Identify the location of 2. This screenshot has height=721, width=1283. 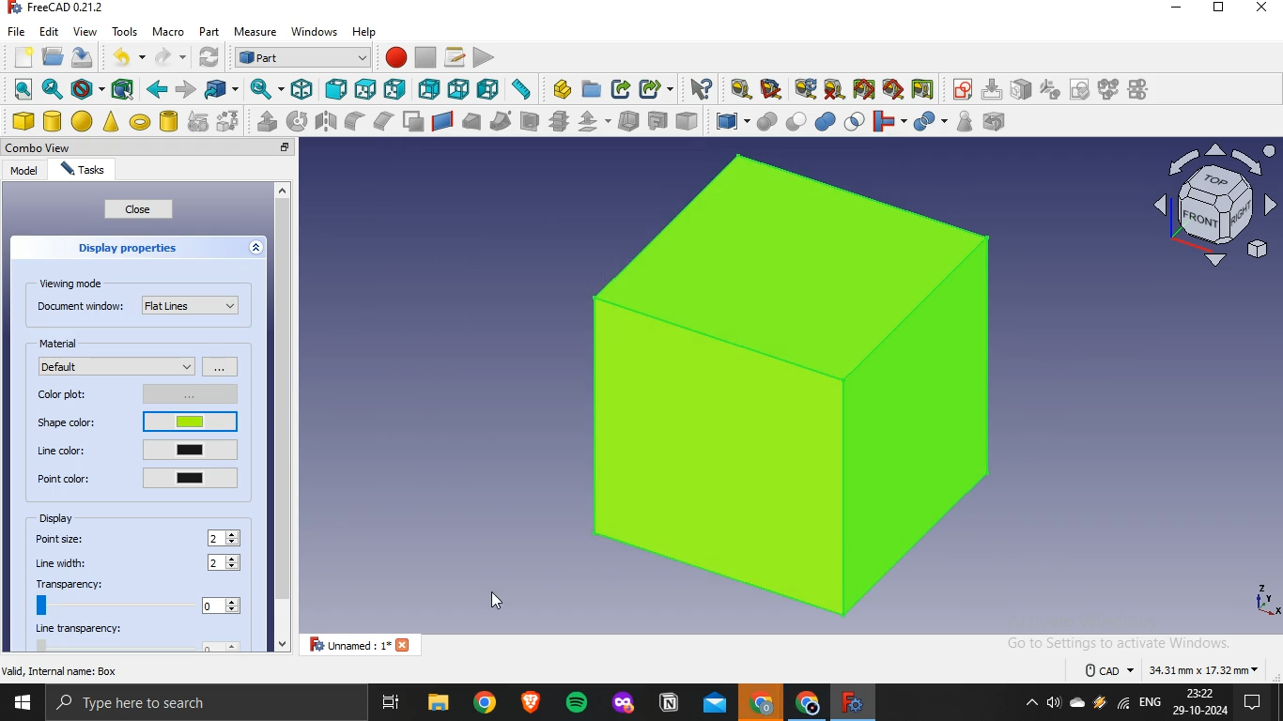
(225, 563).